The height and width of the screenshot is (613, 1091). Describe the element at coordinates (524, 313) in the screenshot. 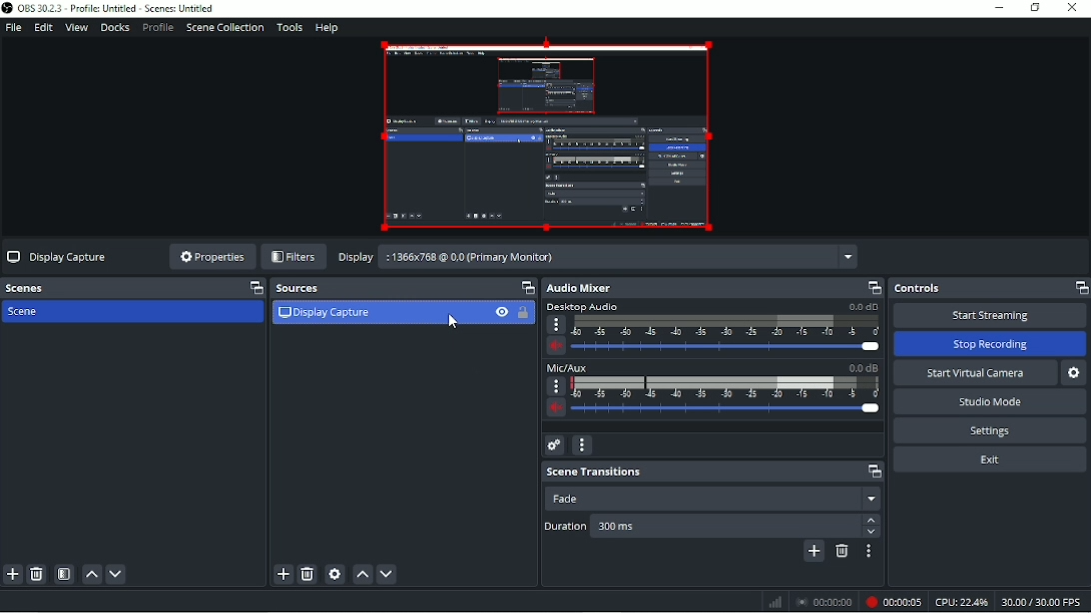

I see `Lock` at that location.